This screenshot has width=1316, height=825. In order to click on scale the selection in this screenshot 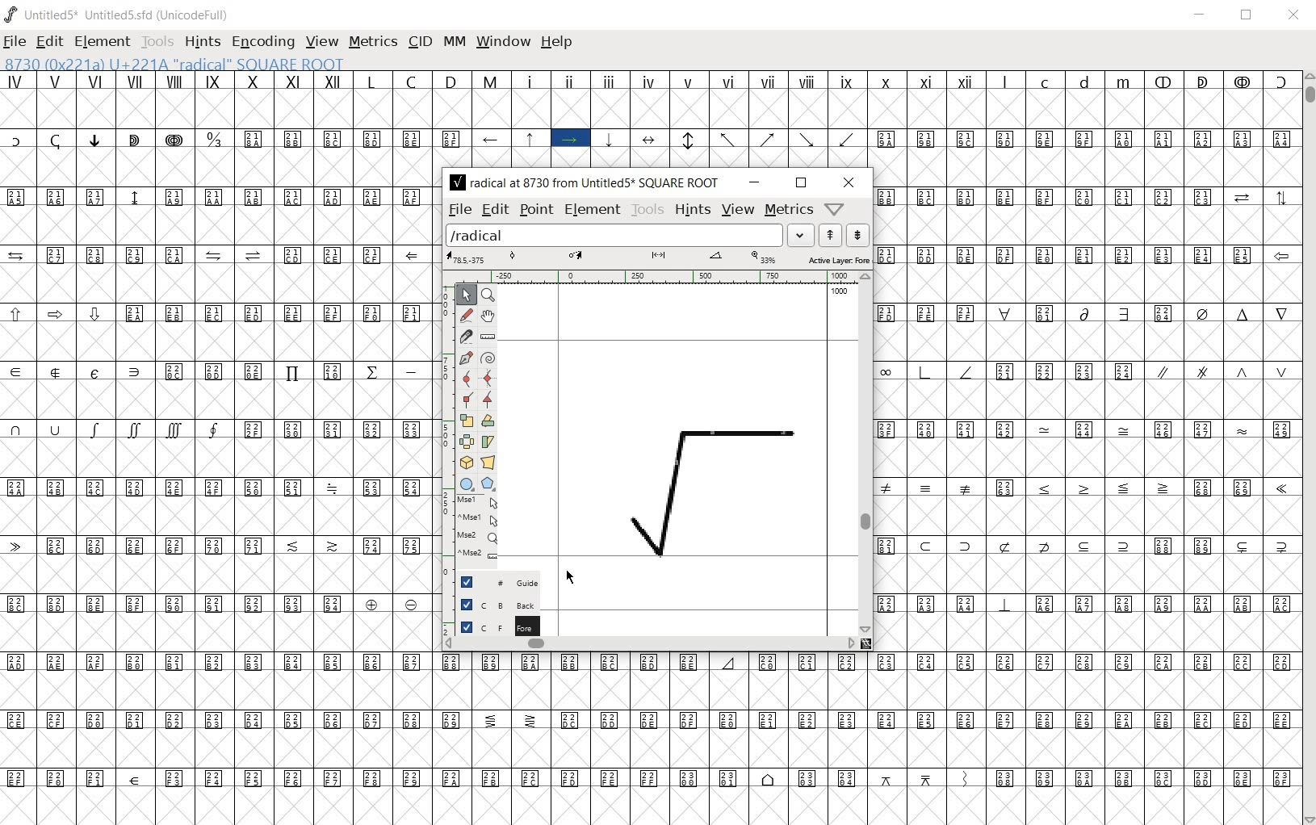, I will do `click(465, 420)`.